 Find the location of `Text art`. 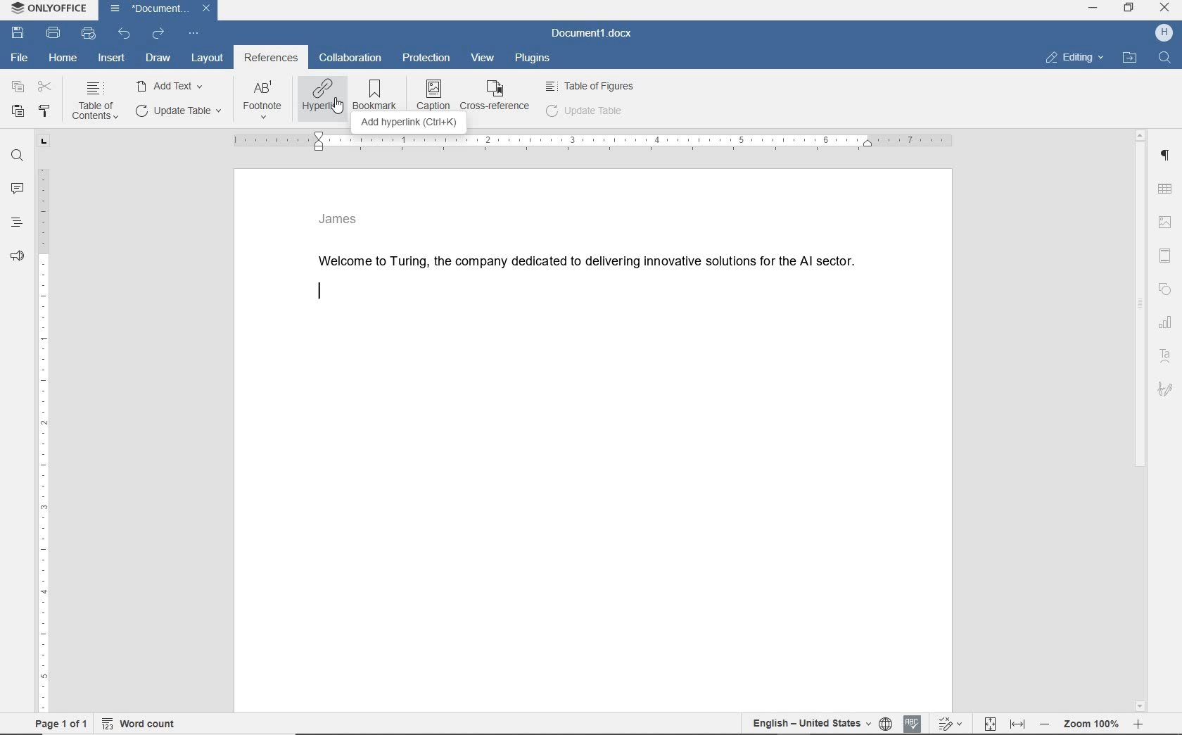

Text art is located at coordinates (1169, 355).